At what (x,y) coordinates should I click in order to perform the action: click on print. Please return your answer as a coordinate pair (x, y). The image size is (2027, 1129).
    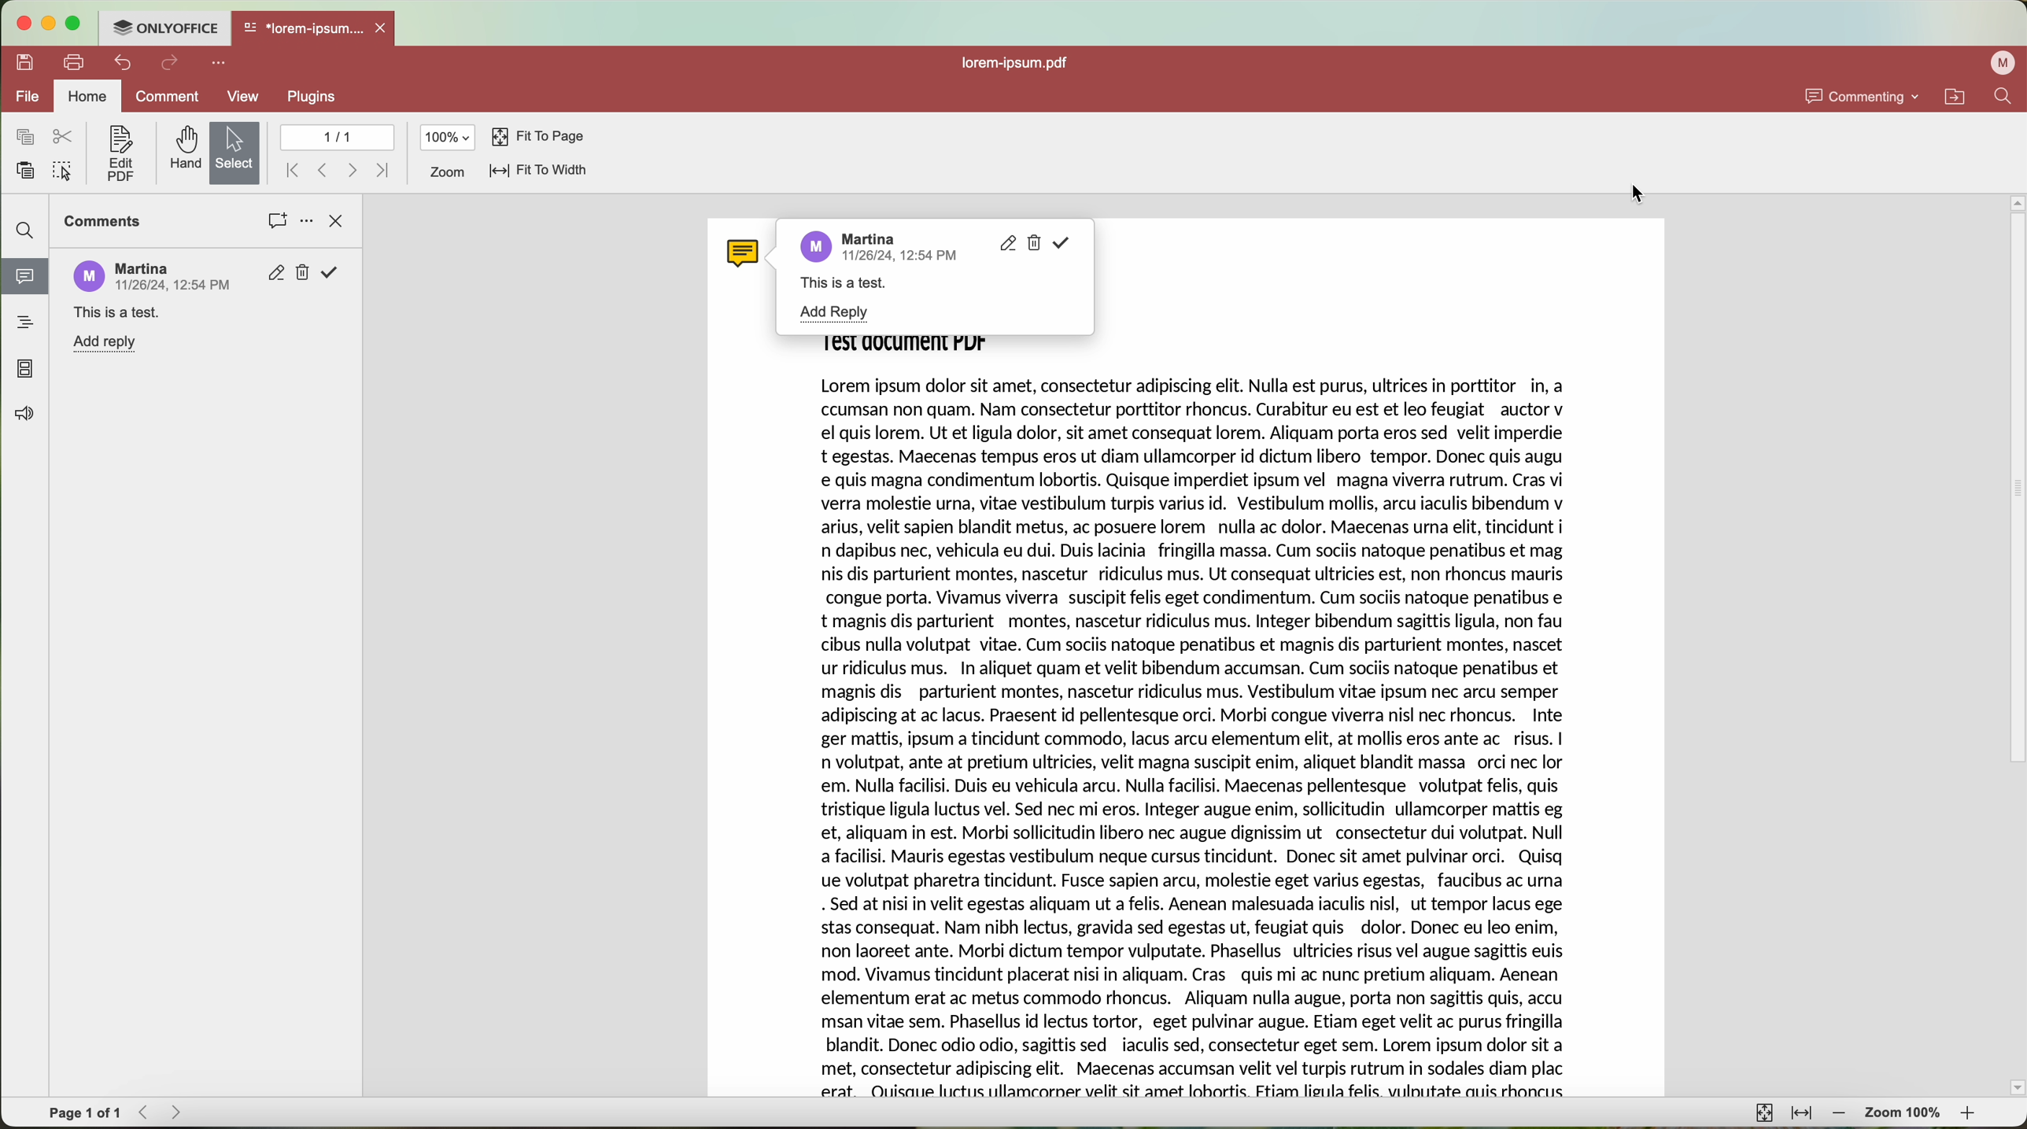
    Looking at the image, I should click on (74, 64).